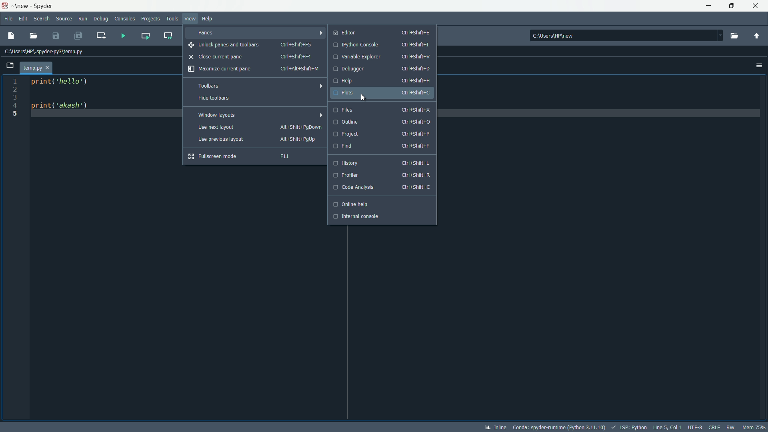 This screenshot has width=768, height=432. I want to click on use previous layout, so click(258, 140).